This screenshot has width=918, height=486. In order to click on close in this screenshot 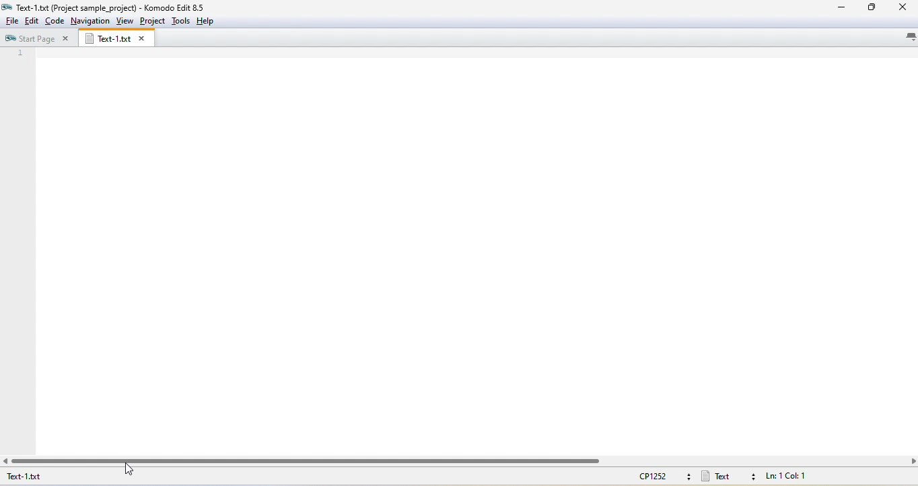, I will do `click(905, 7)`.